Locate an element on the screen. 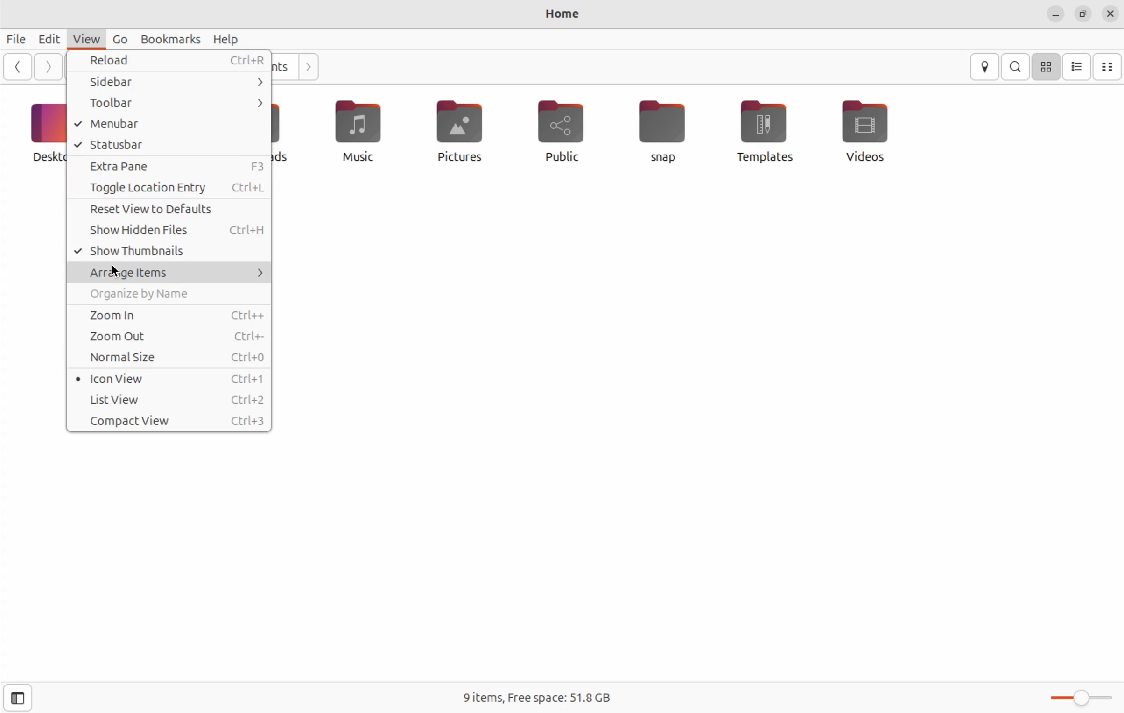 The width and height of the screenshot is (1124, 713). reload is located at coordinates (172, 62).